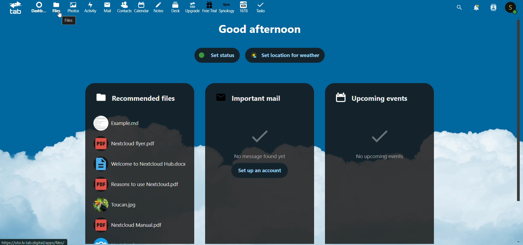 This screenshot has height=245, width=523. I want to click on upgrade, so click(191, 7).